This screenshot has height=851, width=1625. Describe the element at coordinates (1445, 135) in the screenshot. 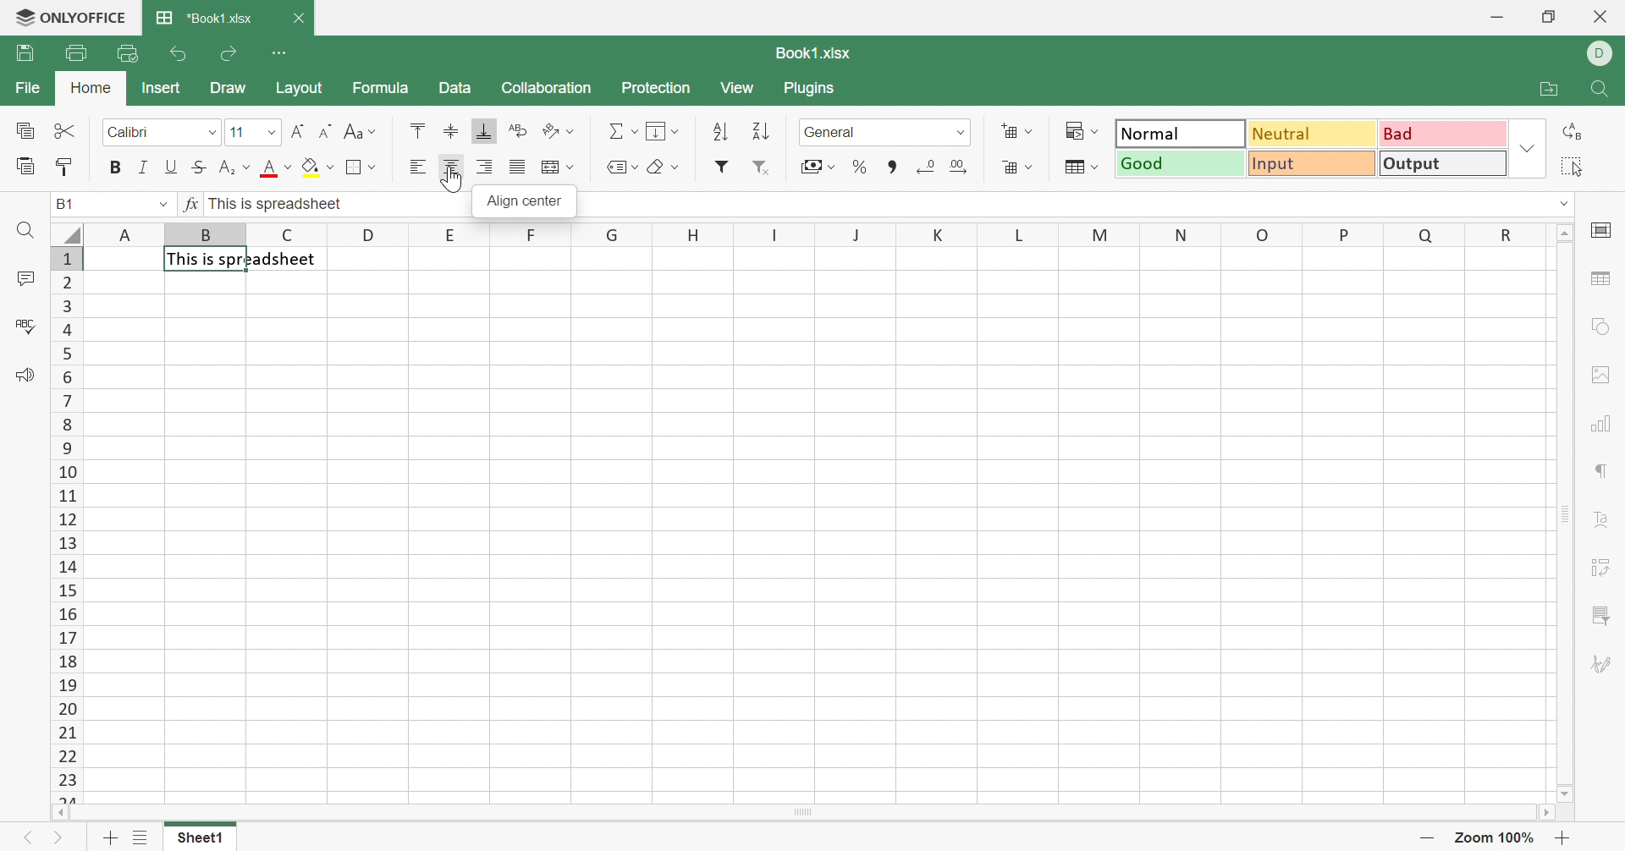

I see `Bad` at that location.